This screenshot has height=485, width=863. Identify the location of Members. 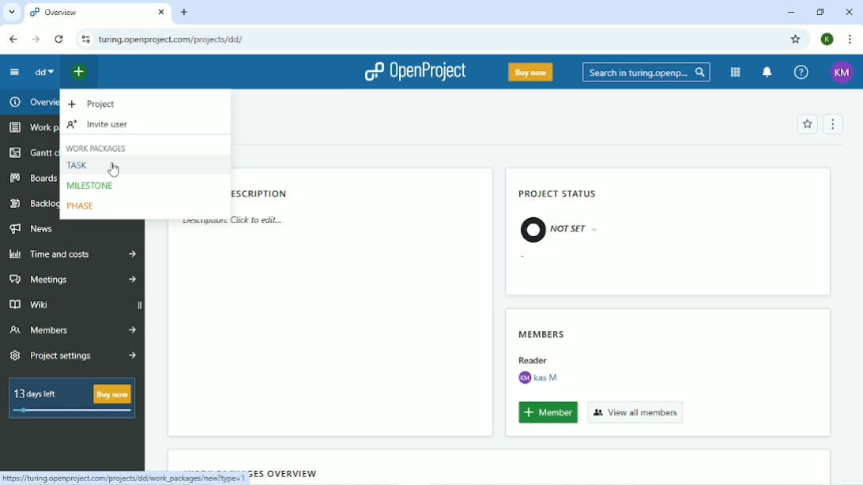
(70, 330).